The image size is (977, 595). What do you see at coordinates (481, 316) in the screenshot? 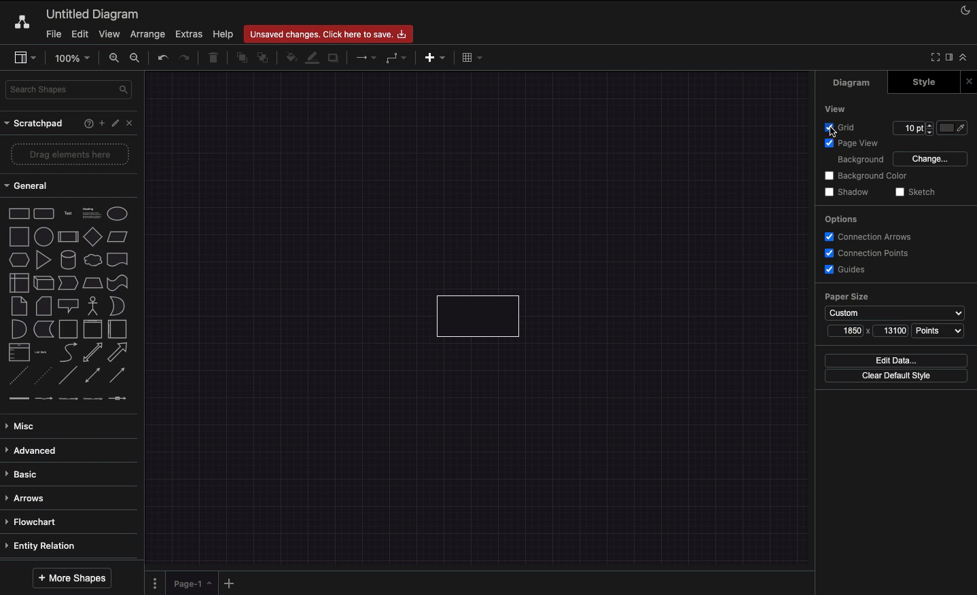
I see `Shape` at bounding box center [481, 316].